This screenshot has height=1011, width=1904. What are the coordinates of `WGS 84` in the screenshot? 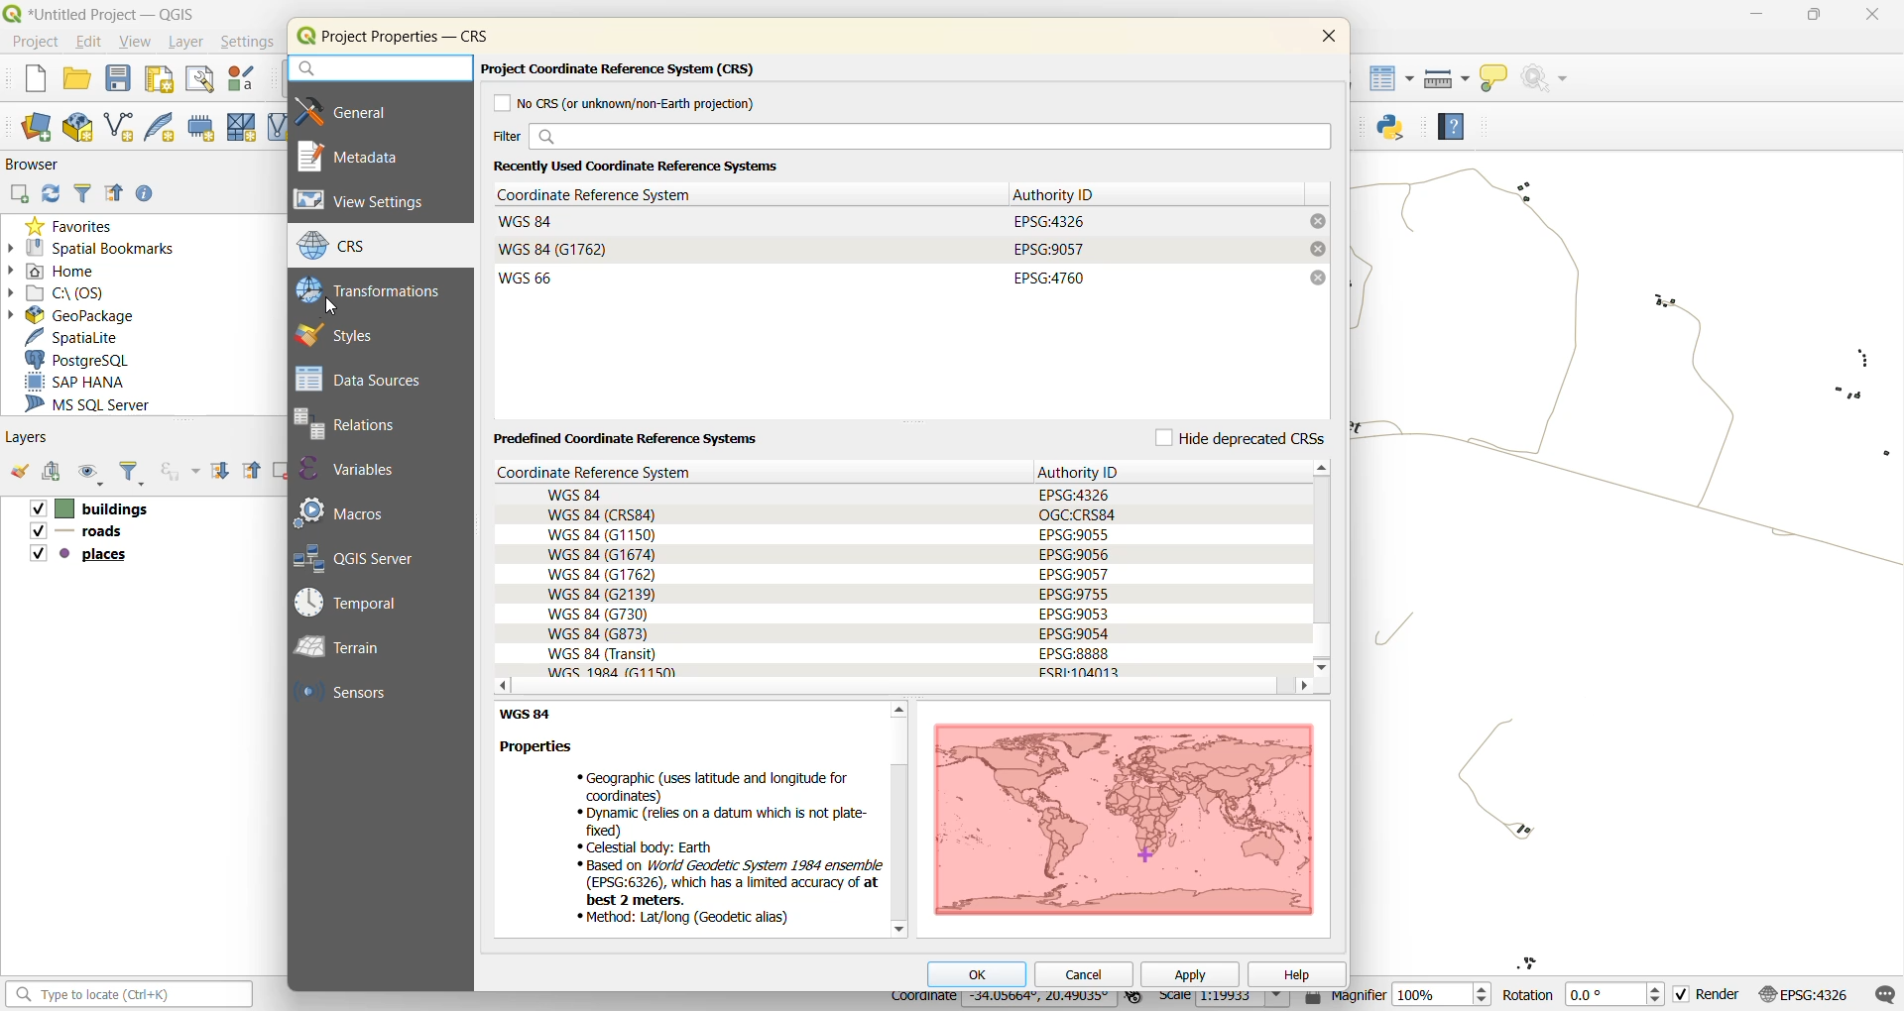 It's located at (579, 494).